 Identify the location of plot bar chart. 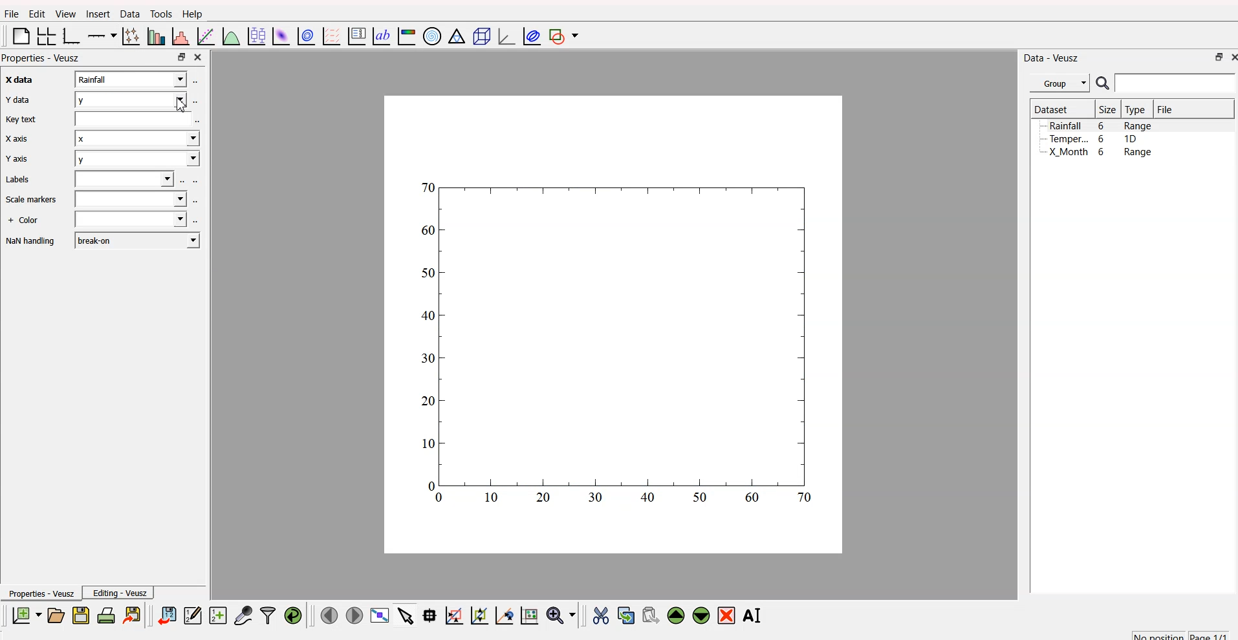
(154, 36).